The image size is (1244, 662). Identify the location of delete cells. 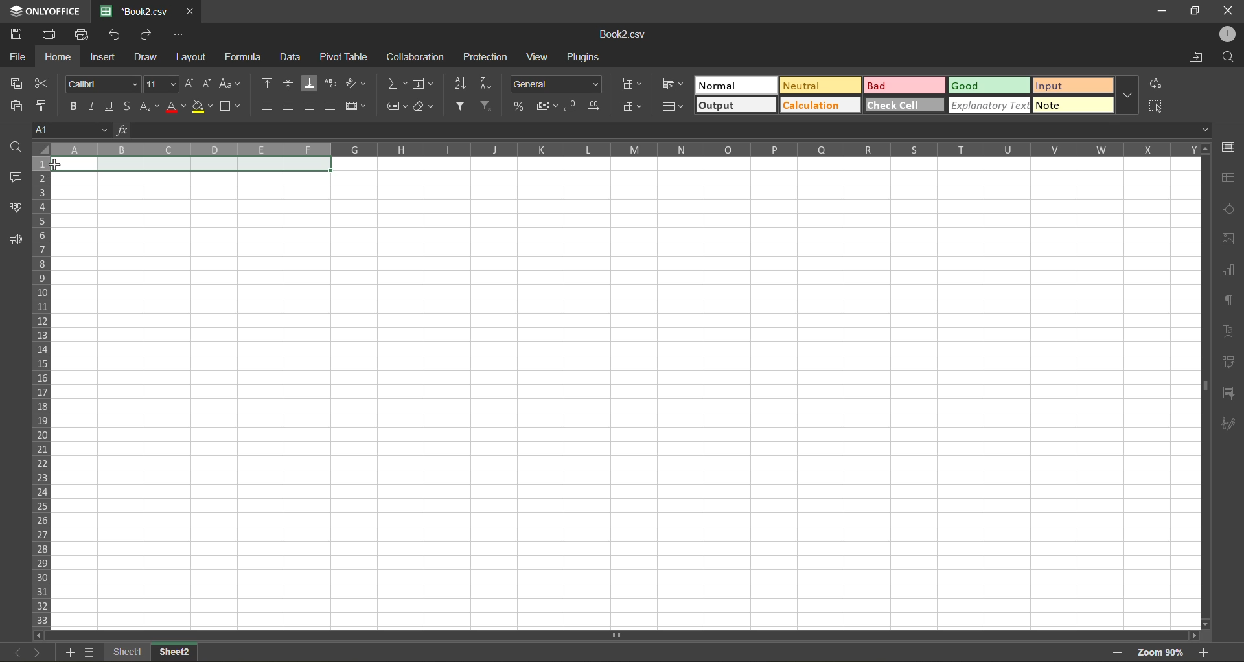
(631, 108).